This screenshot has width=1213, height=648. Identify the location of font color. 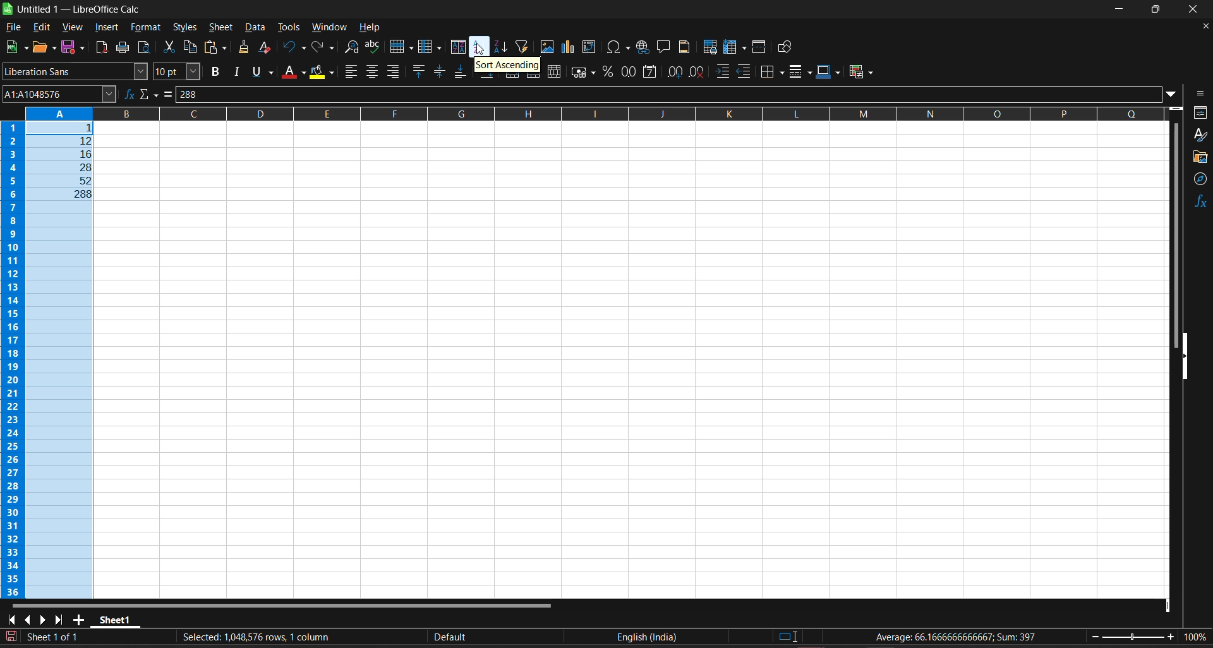
(294, 73).